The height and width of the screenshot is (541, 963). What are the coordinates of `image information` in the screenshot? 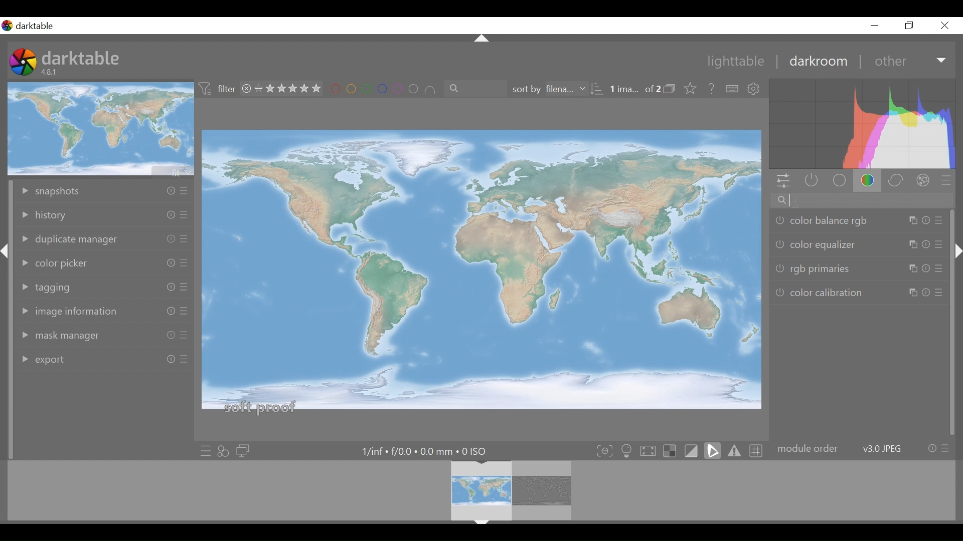 It's located at (106, 311).